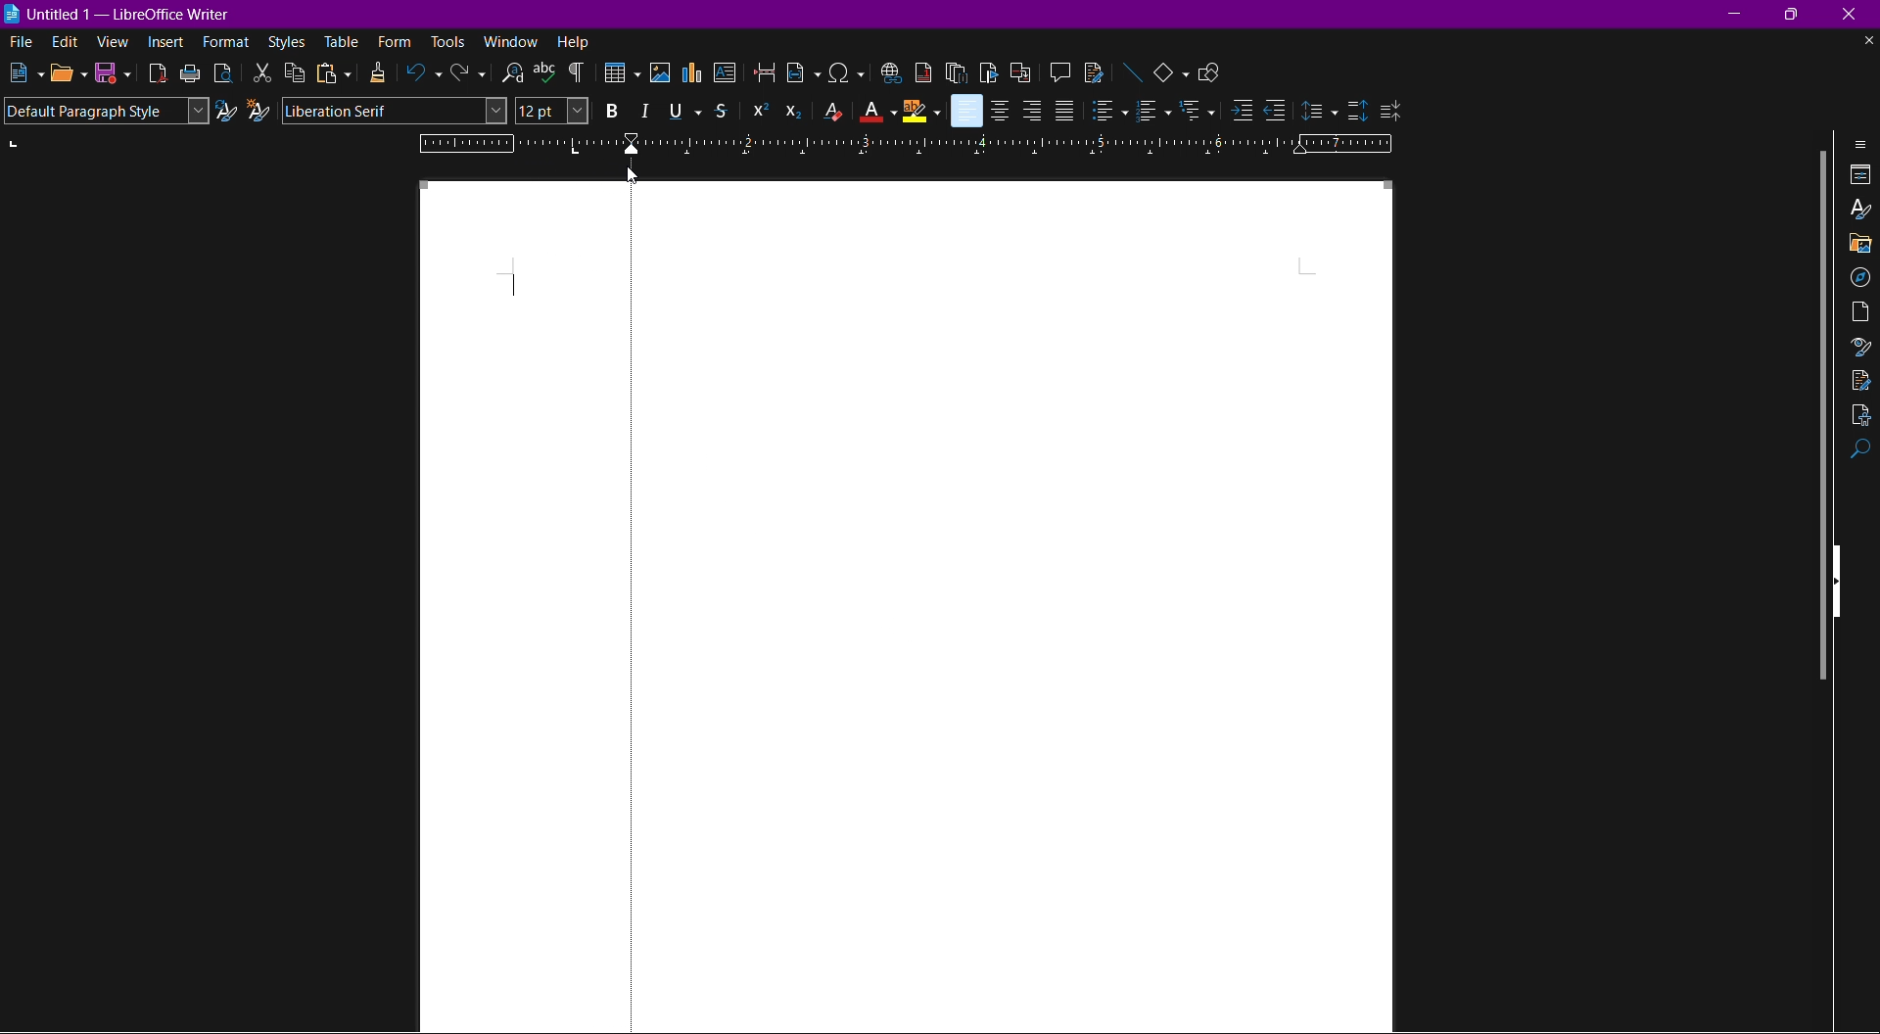 This screenshot has height=1034, width=1880. Describe the element at coordinates (661, 73) in the screenshot. I see `Insert Image` at that location.